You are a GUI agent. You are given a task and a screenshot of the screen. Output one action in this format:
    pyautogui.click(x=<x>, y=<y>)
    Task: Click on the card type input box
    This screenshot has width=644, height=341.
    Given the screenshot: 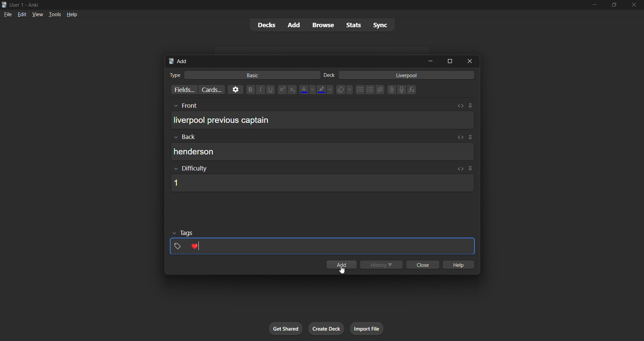 What is the action you would take?
    pyautogui.click(x=241, y=74)
    